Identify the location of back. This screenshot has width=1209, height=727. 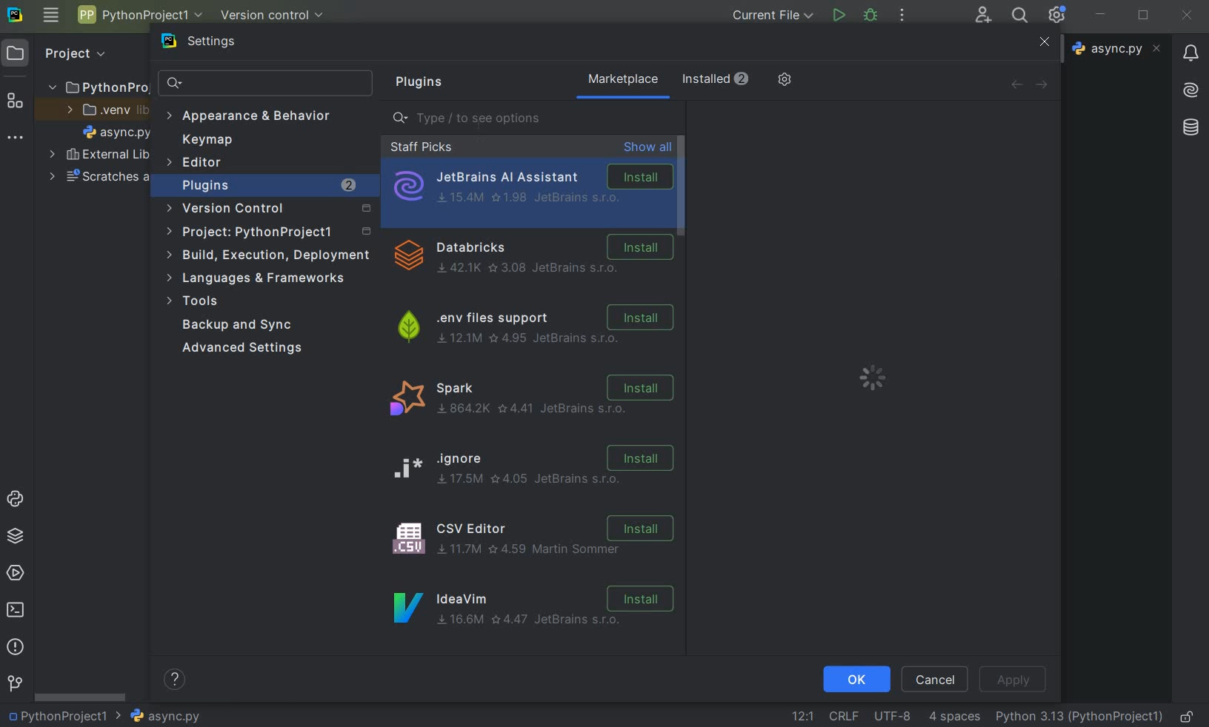
(1016, 84).